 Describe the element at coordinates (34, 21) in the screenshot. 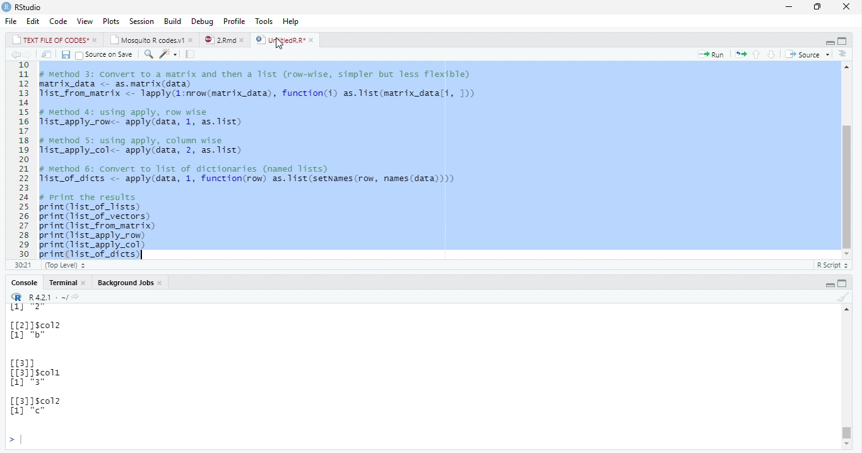

I see `Edit` at that location.